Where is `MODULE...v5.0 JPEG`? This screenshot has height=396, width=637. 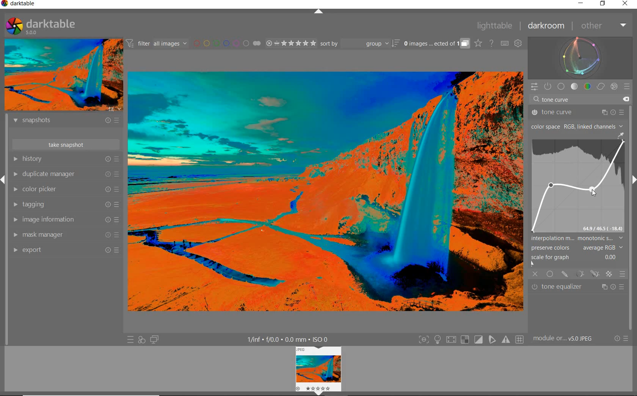 MODULE...v5.0 JPEG is located at coordinates (565, 339).